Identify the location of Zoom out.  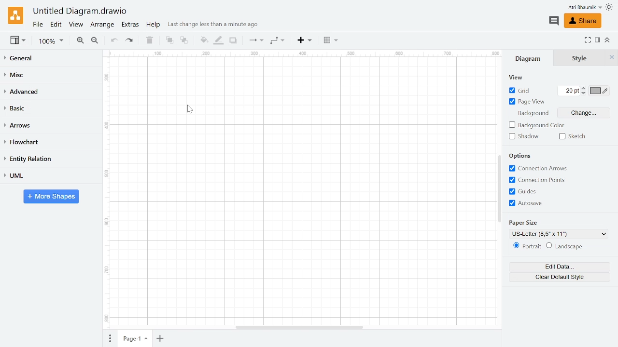
(96, 41).